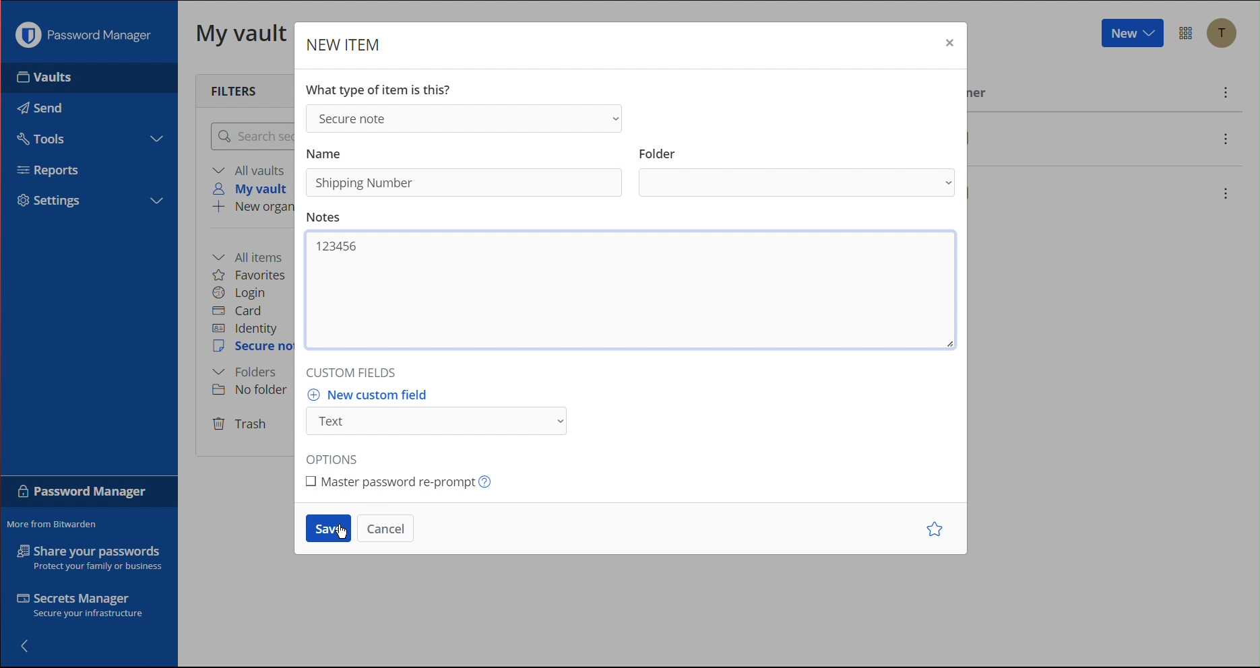  Describe the element at coordinates (342, 537) in the screenshot. I see `cursor` at that location.